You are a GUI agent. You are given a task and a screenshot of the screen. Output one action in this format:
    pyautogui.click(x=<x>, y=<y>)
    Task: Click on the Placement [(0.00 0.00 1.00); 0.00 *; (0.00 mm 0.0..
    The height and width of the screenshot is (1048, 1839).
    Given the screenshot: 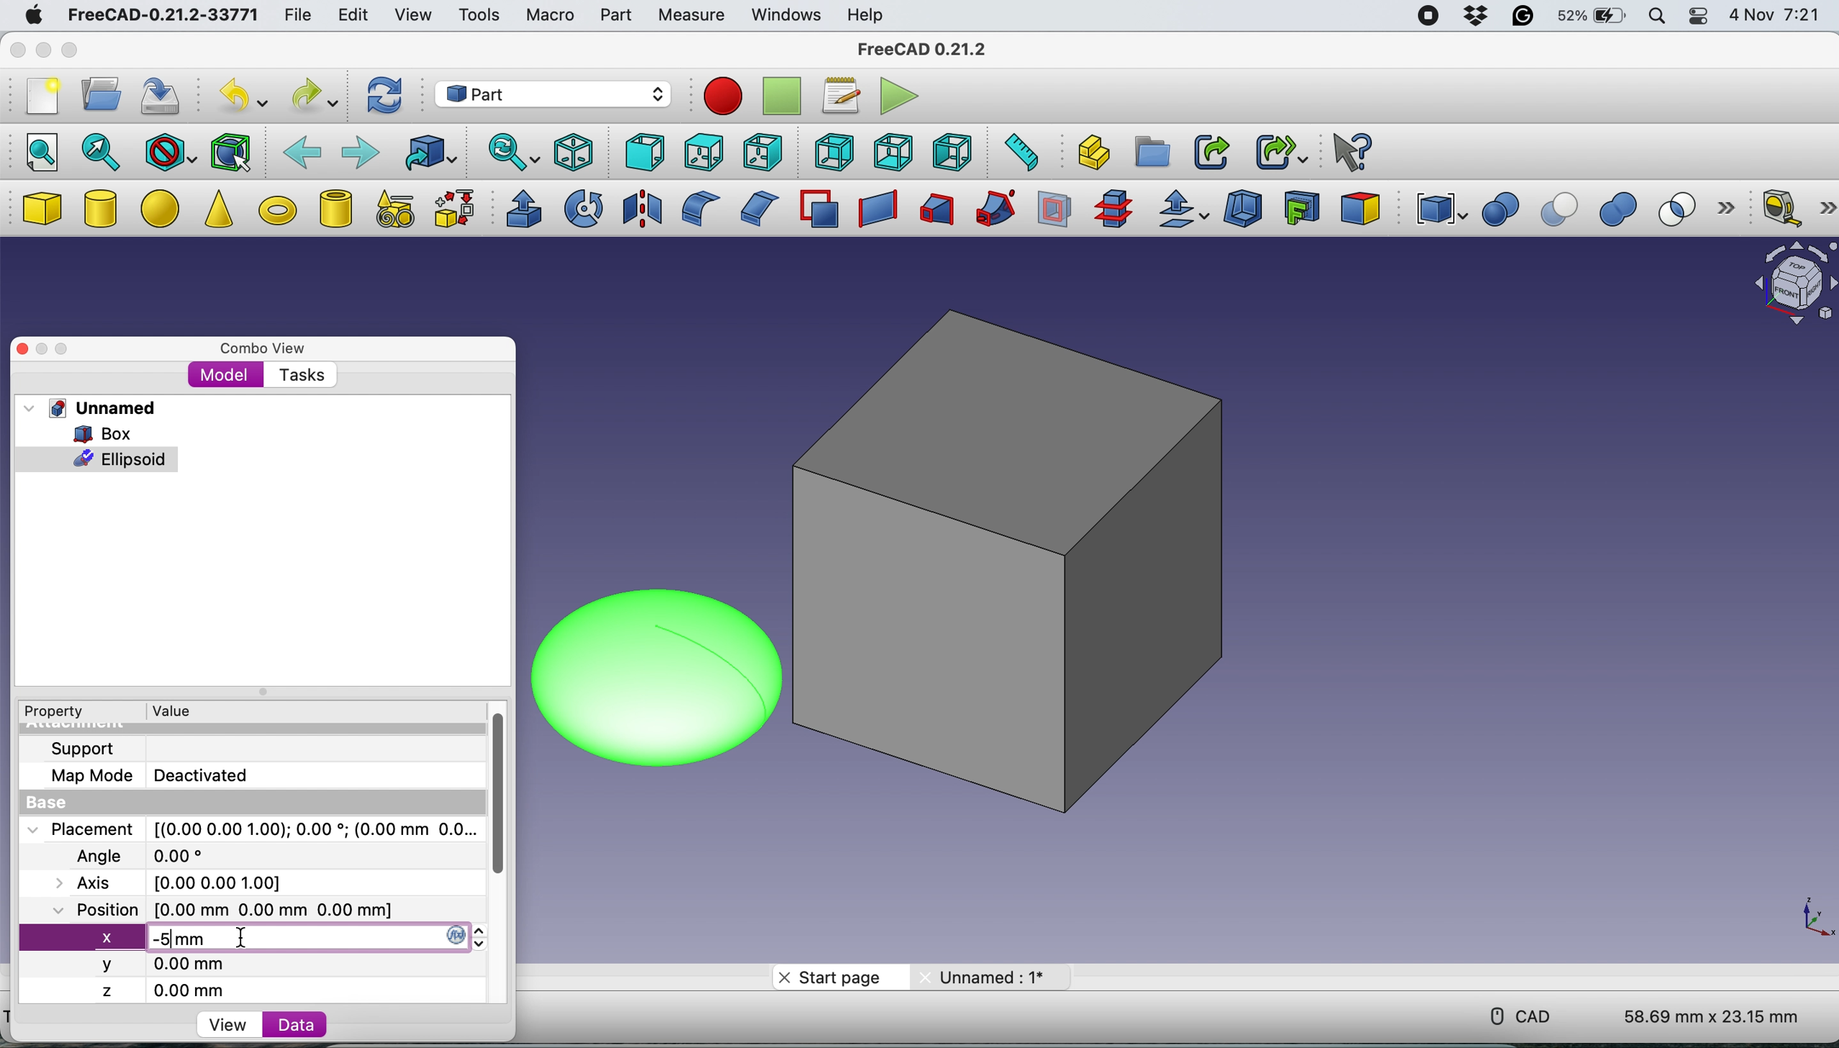 What is the action you would take?
    pyautogui.click(x=248, y=828)
    